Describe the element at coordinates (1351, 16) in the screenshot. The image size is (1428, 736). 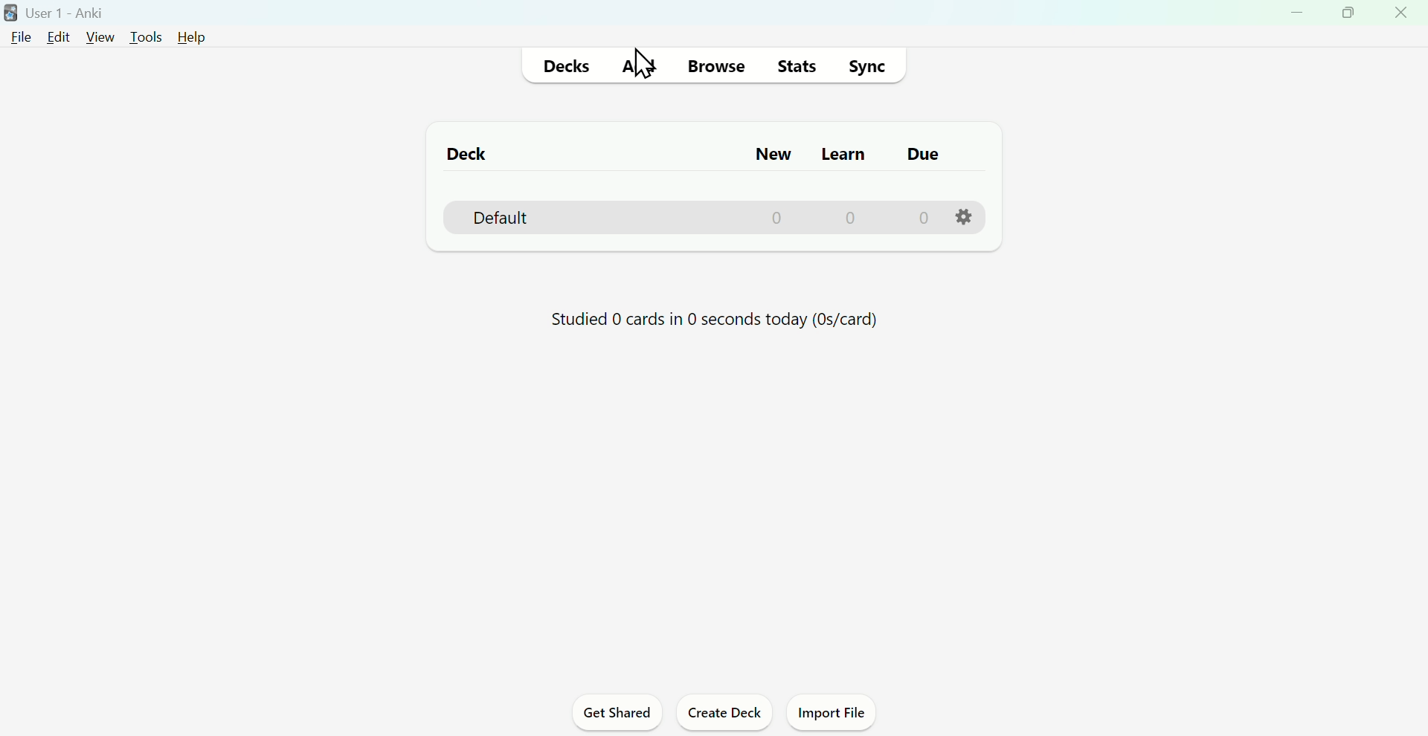
I see `Maximize` at that location.